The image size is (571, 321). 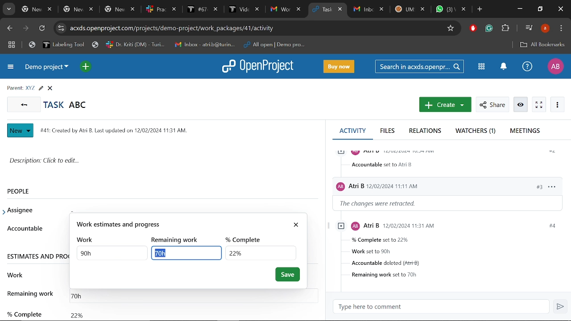 What do you see at coordinates (323, 194) in the screenshot?
I see `scrollbar` at bounding box center [323, 194].